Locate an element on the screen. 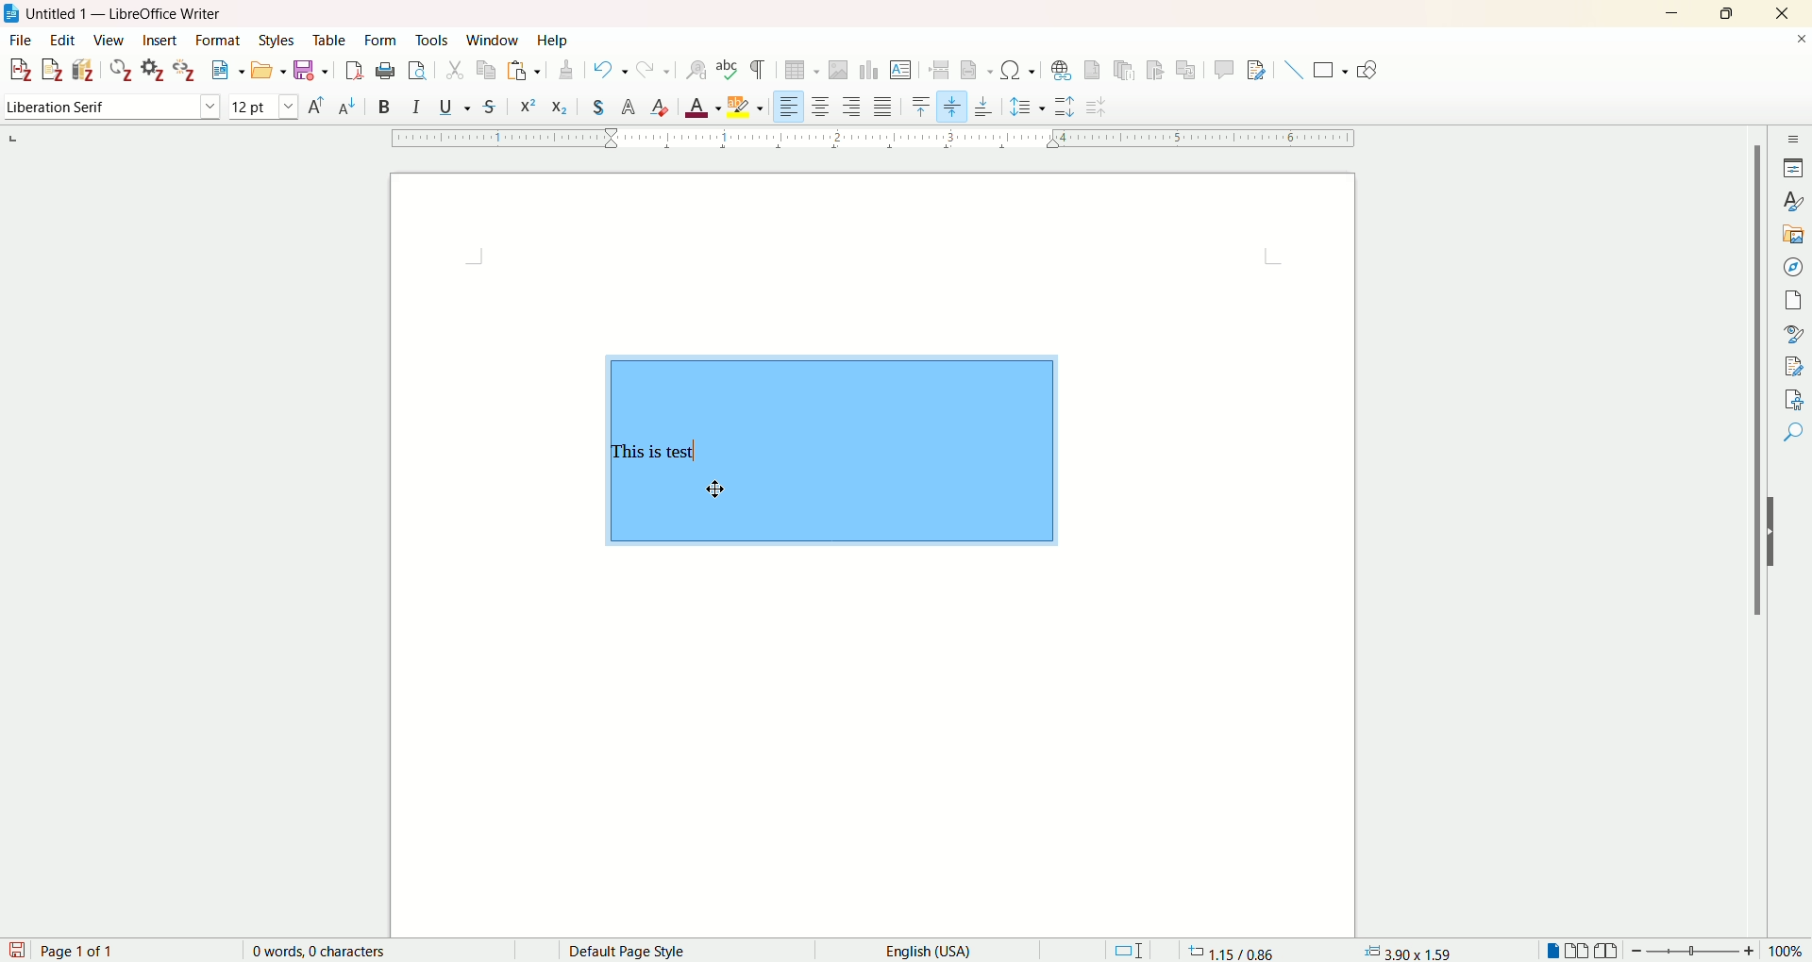 The width and height of the screenshot is (1812, 962). refresh is located at coordinates (122, 69).